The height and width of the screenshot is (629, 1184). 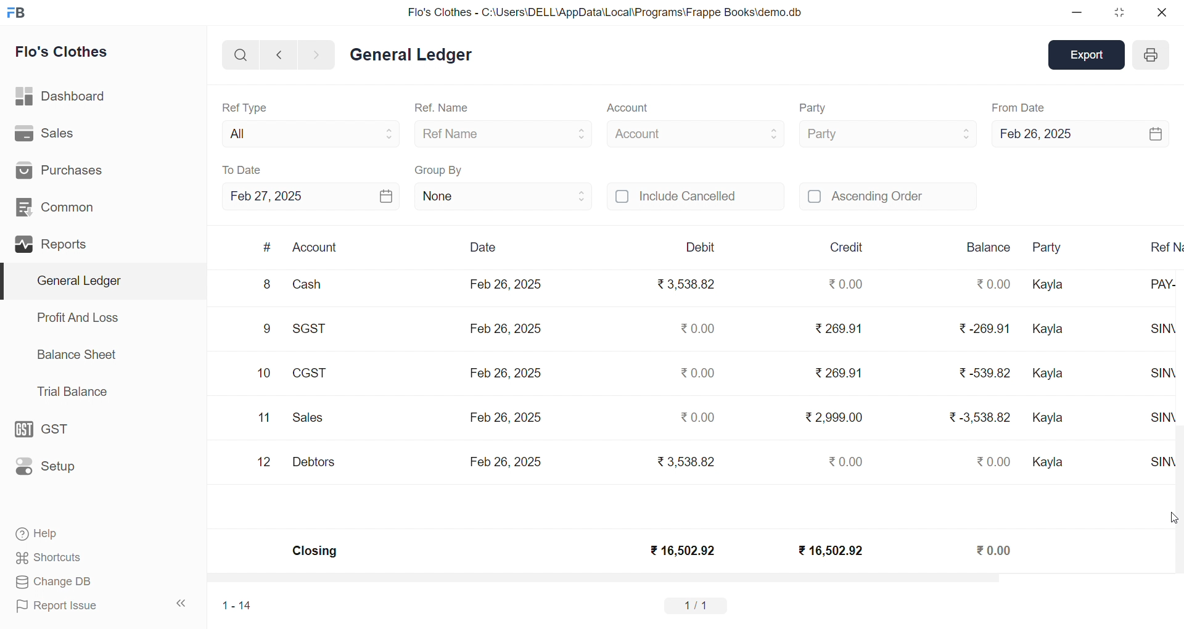 What do you see at coordinates (840, 371) in the screenshot?
I see `₹269.91` at bounding box center [840, 371].